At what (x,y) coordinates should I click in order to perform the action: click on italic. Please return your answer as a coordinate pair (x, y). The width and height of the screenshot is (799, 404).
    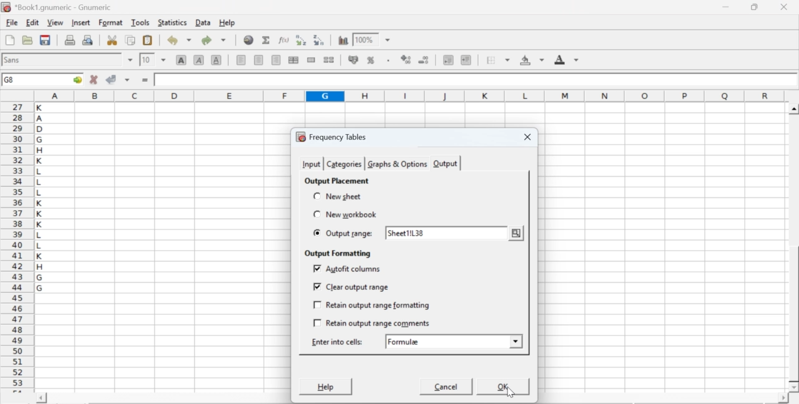
    Looking at the image, I should click on (200, 59).